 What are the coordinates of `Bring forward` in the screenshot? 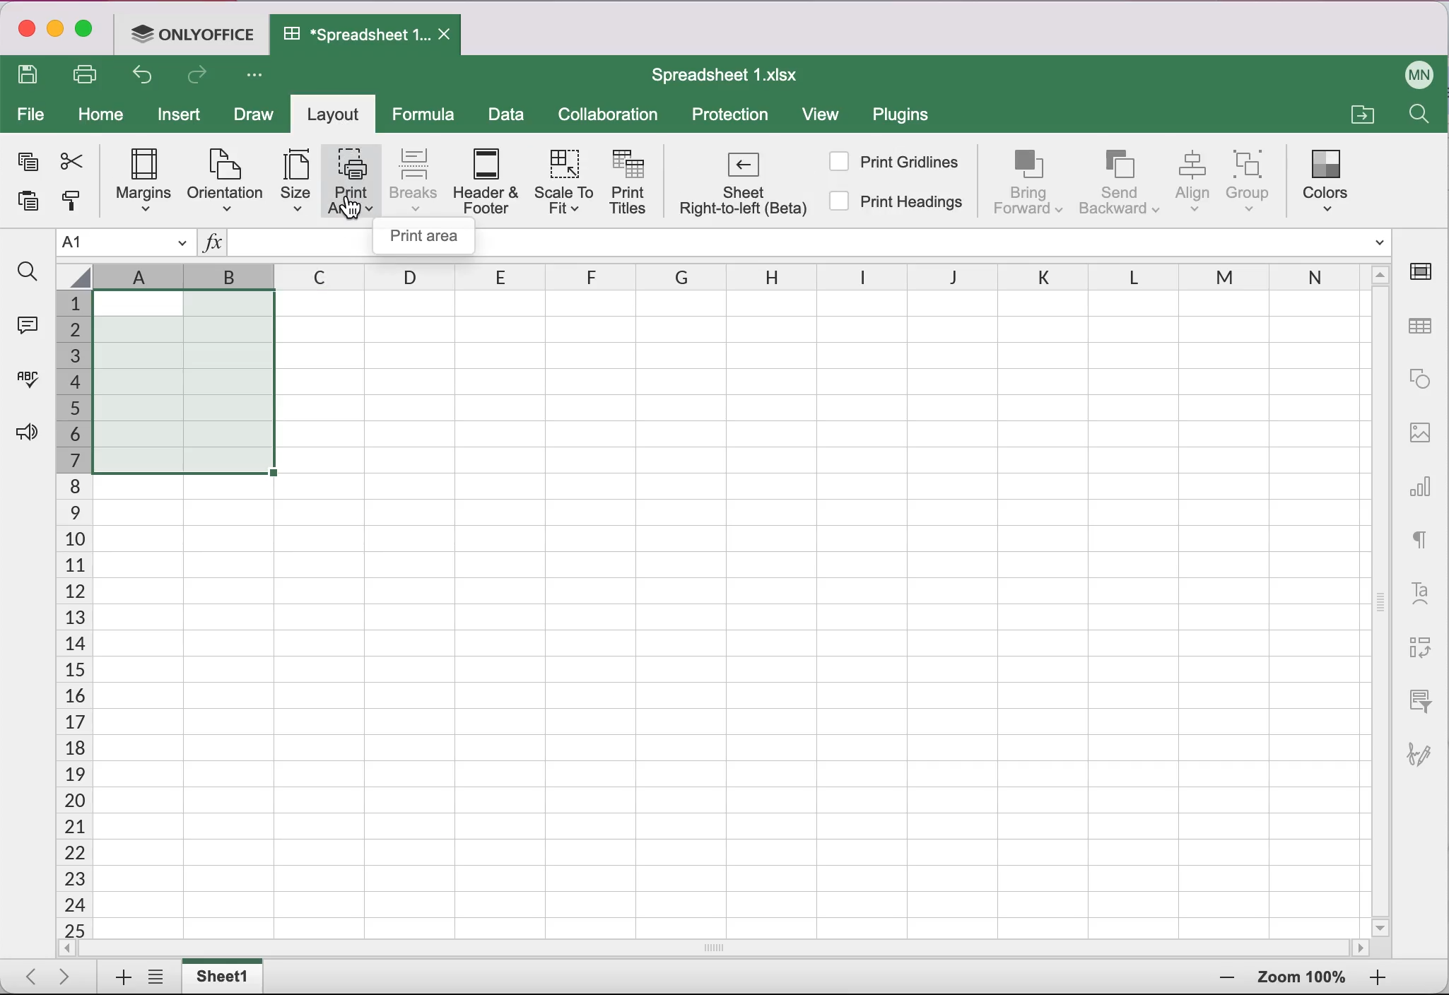 It's located at (1029, 182).